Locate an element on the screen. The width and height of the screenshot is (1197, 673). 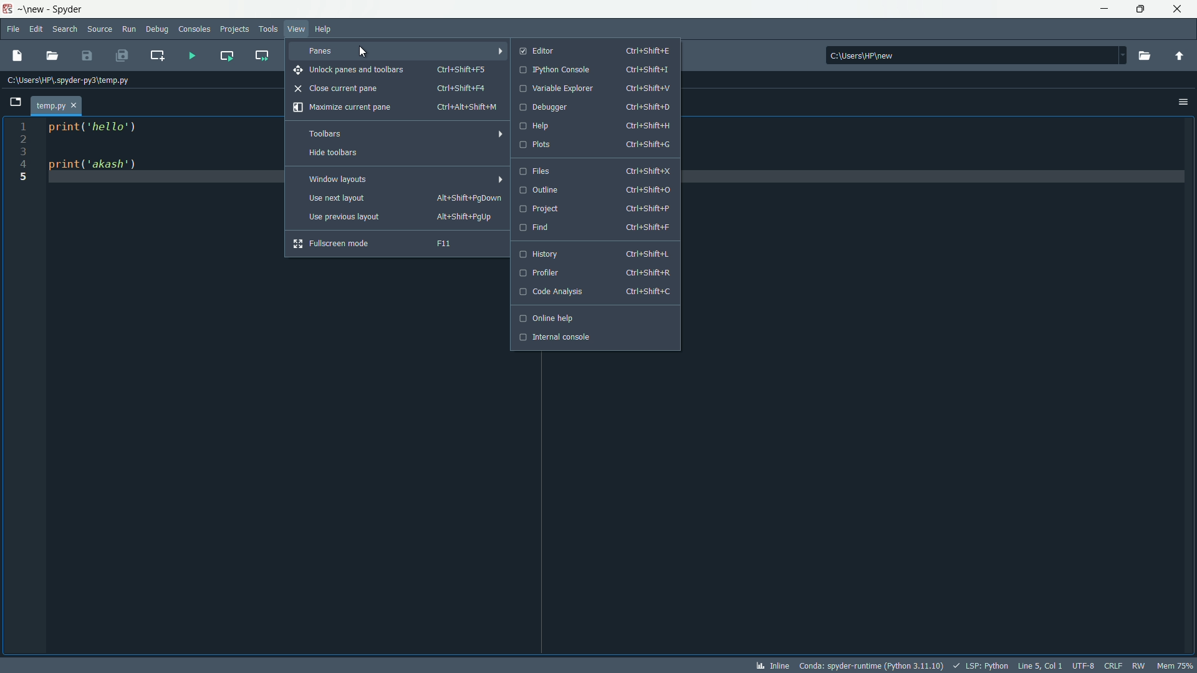
debugger is located at coordinates (595, 108).